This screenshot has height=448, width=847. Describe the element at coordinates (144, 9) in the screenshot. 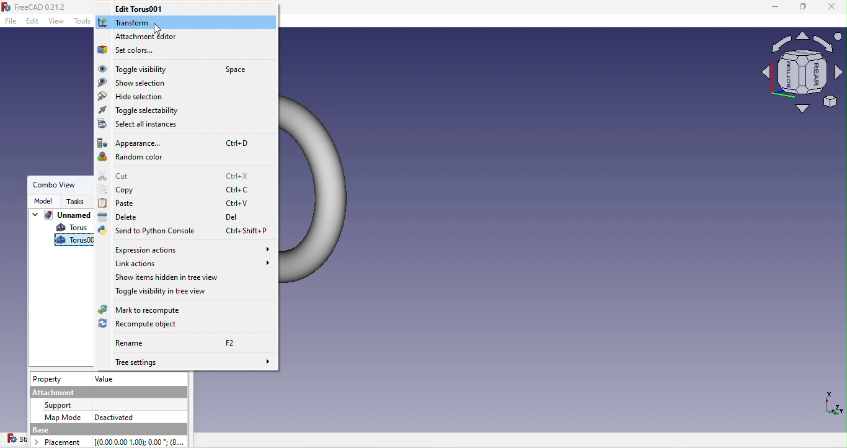

I see `Edit object` at that location.